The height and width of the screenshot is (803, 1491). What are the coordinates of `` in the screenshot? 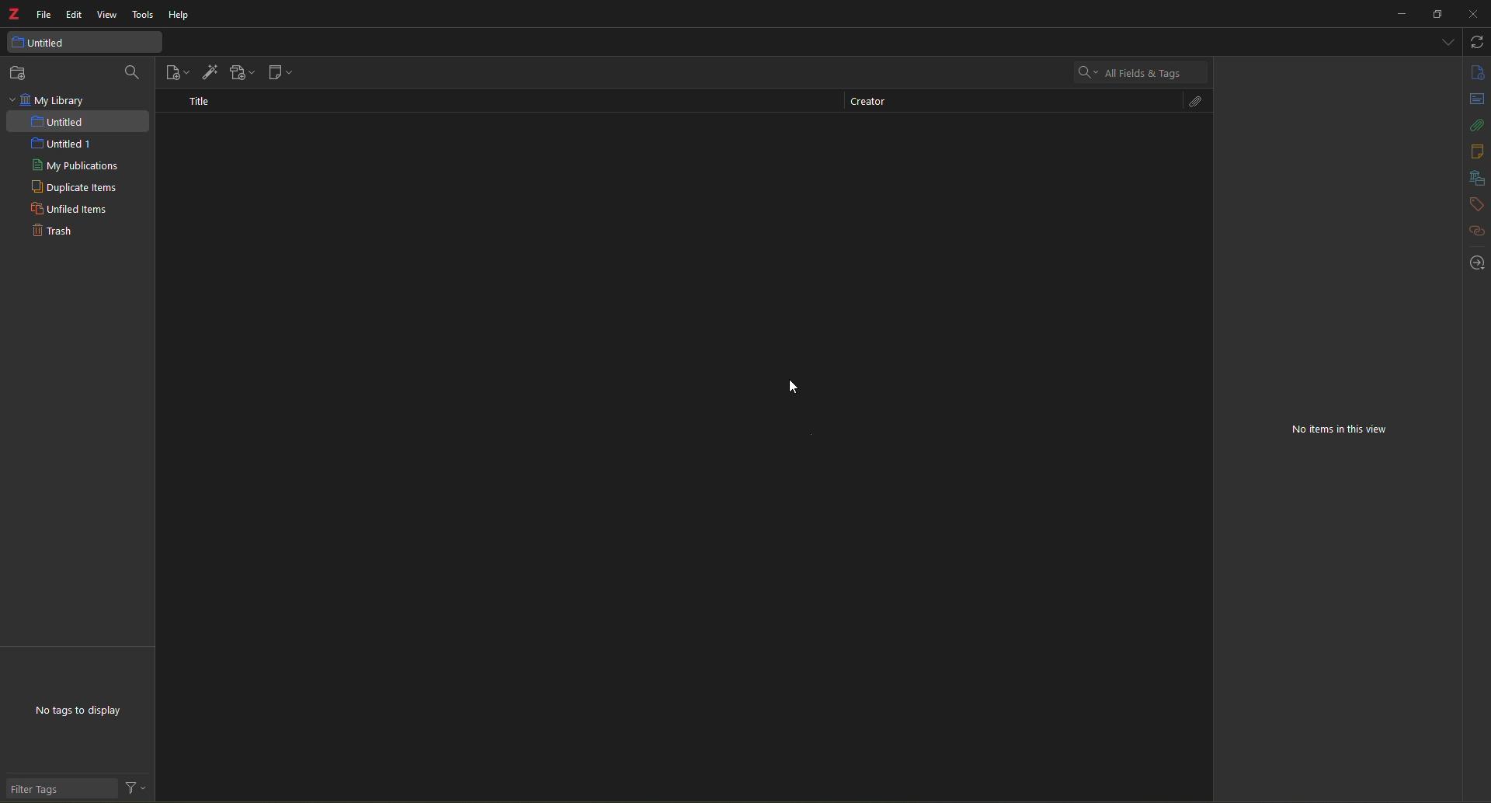 It's located at (1275, 72).